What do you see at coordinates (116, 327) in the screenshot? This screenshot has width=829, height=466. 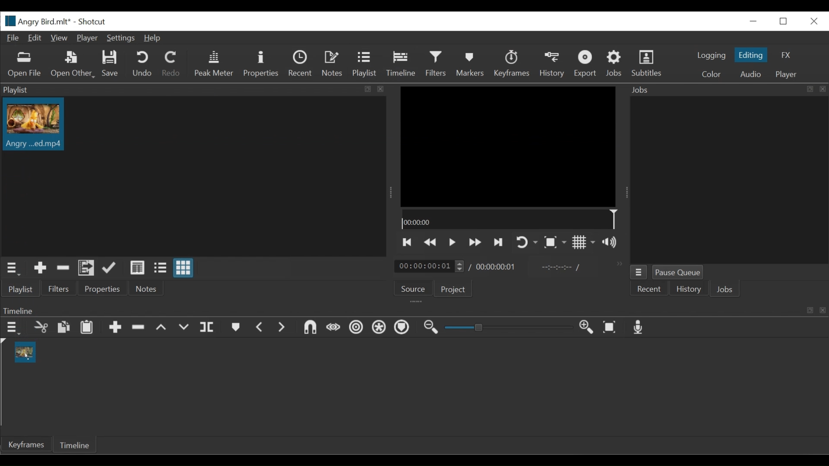 I see `Append` at bounding box center [116, 327].